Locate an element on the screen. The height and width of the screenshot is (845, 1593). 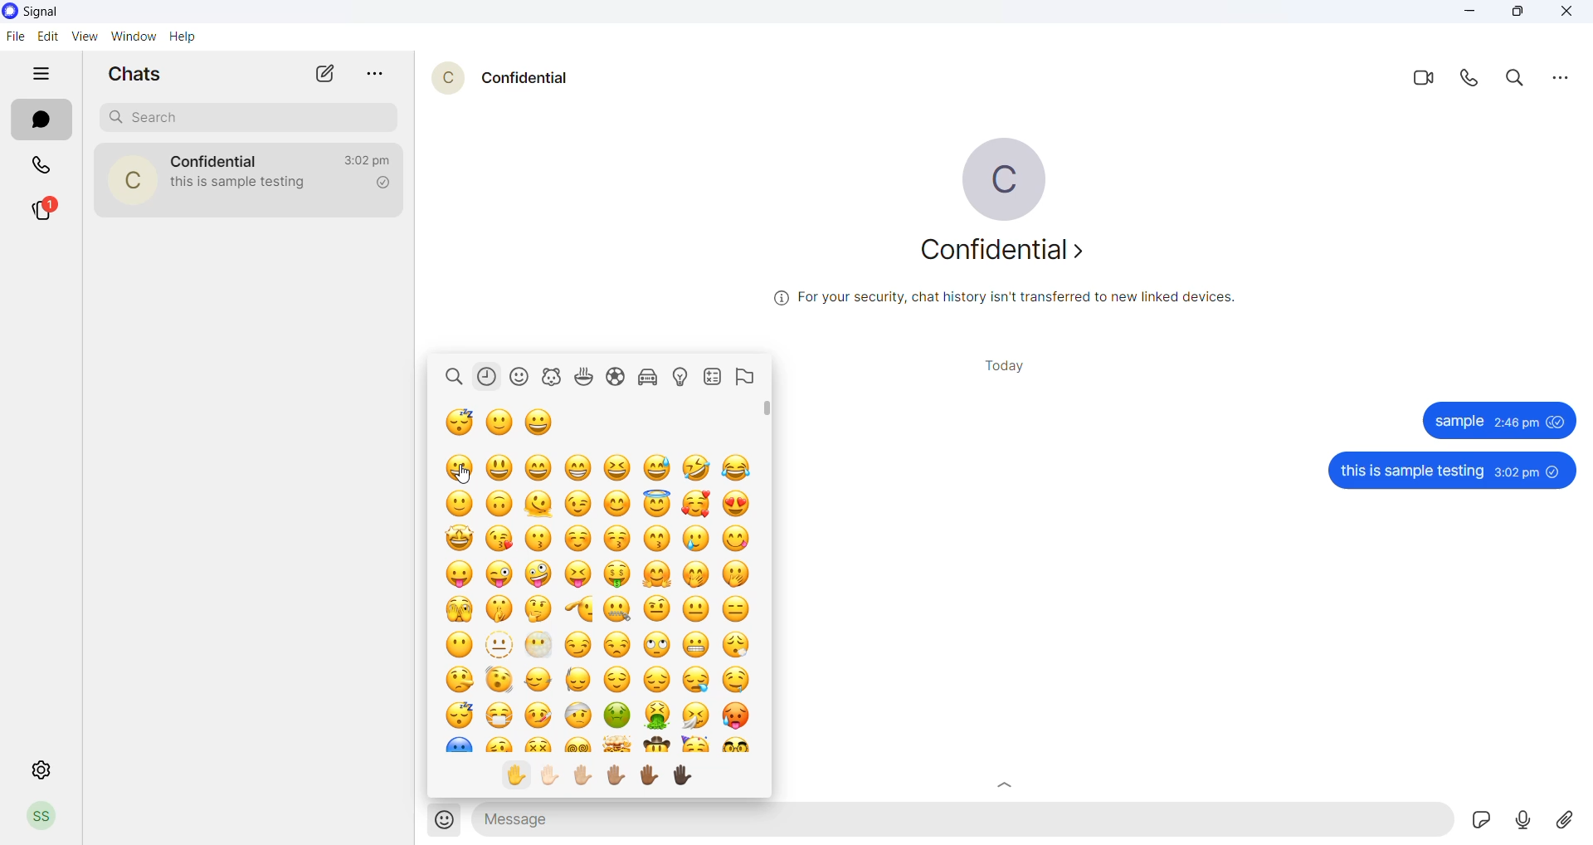
3:02 pm is located at coordinates (1516, 471).